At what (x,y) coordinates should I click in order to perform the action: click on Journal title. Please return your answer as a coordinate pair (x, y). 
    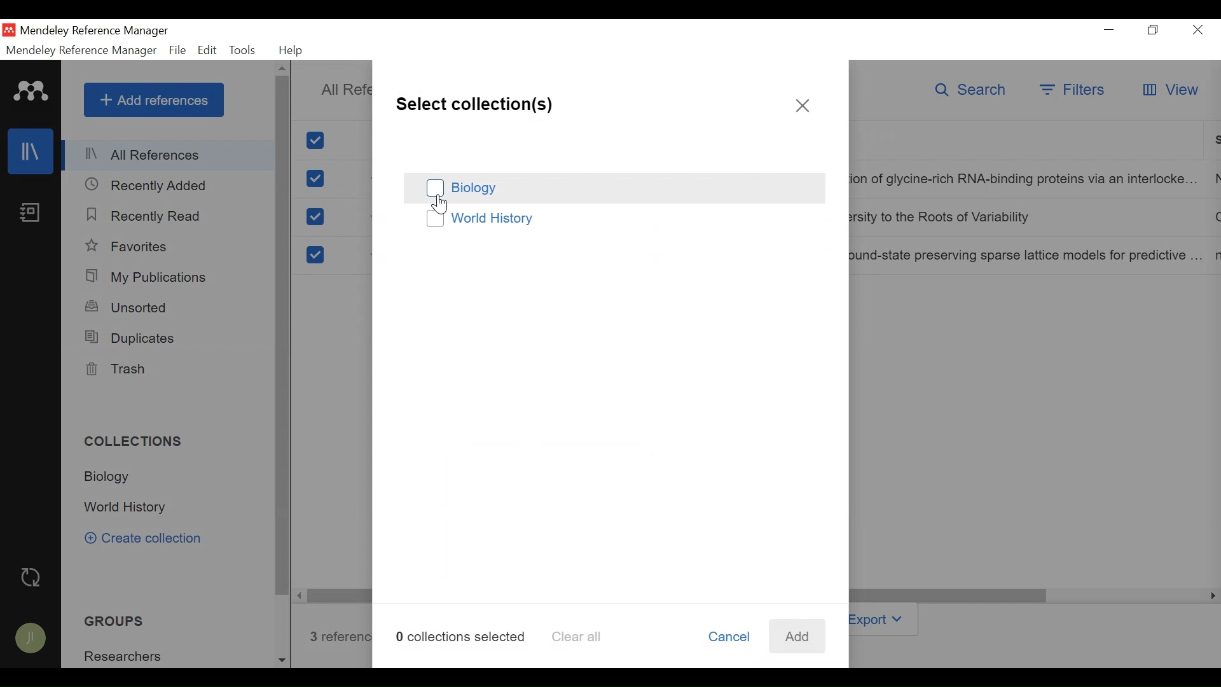
    Looking at the image, I should click on (1028, 180).